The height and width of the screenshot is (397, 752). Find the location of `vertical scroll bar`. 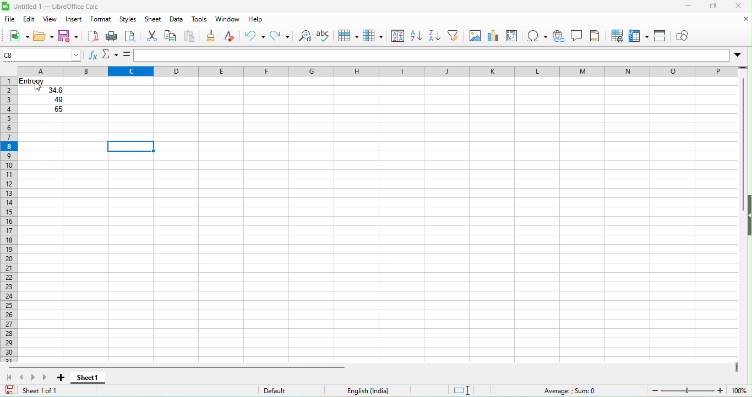

vertical scroll bar is located at coordinates (745, 130).